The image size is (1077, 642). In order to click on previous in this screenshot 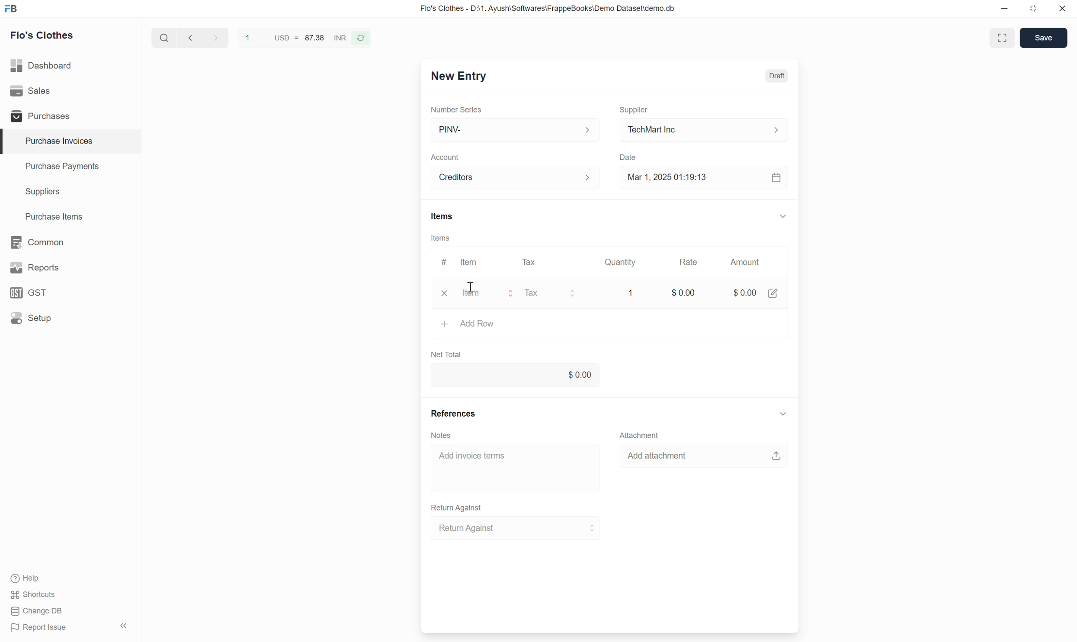, I will do `click(214, 37)`.